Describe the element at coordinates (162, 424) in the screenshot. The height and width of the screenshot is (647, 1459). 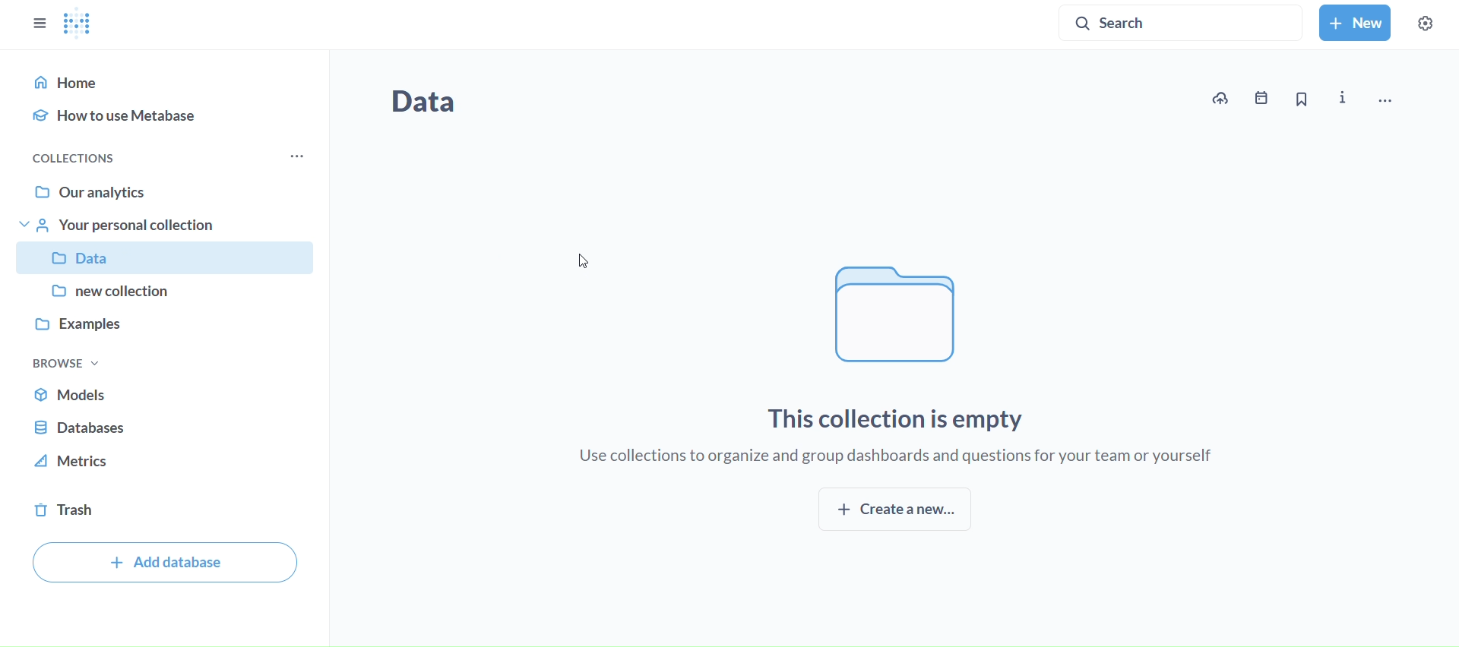
I see `database` at that location.